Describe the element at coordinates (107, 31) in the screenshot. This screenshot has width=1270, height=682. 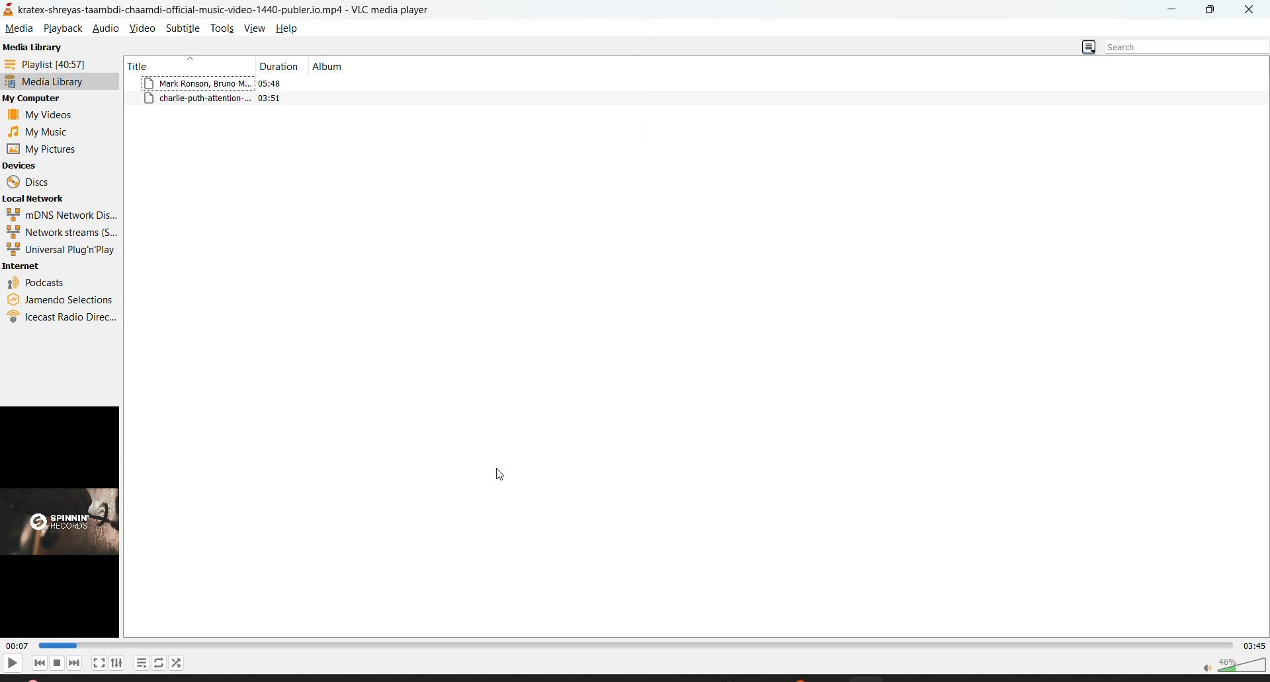
I see `audio` at that location.